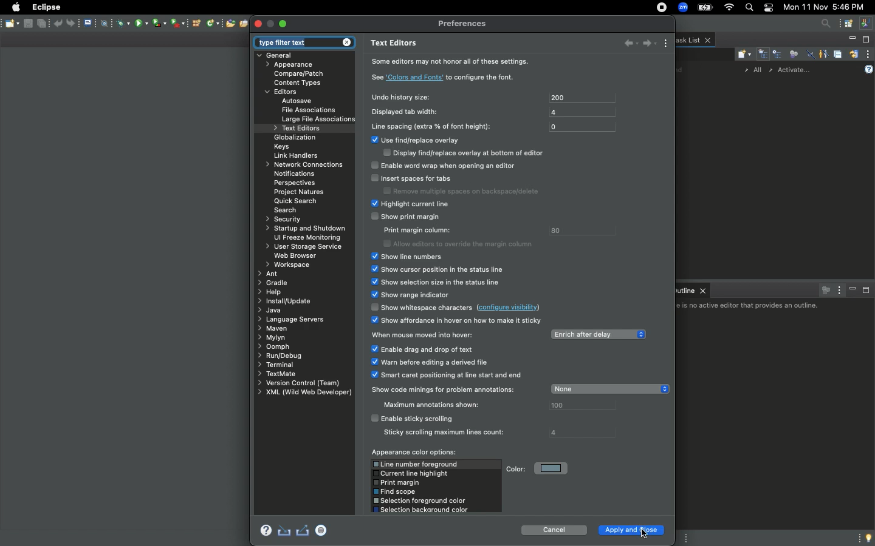 This screenshot has width=875, height=546. I want to click on Color options, so click(436, 487).